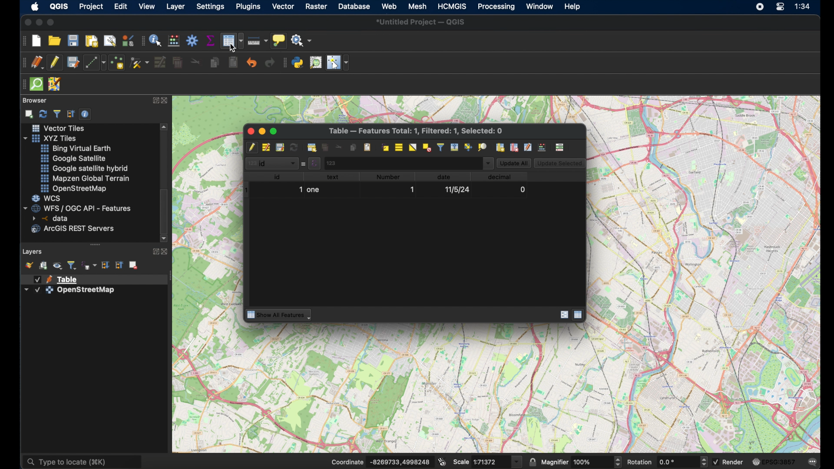  Describe the element at coordinates (39, 22) in the screenshot. I see `minimize` at that location.